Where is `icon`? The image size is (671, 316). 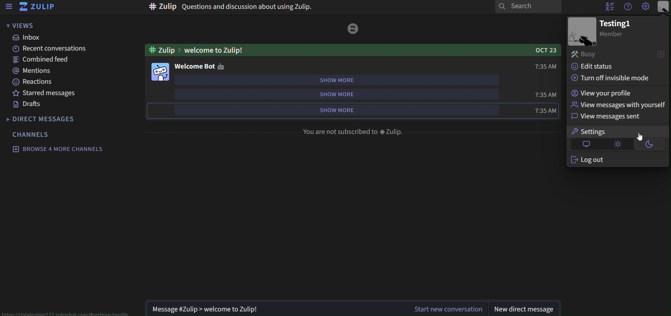 icon is located at coordinates (221, 67).